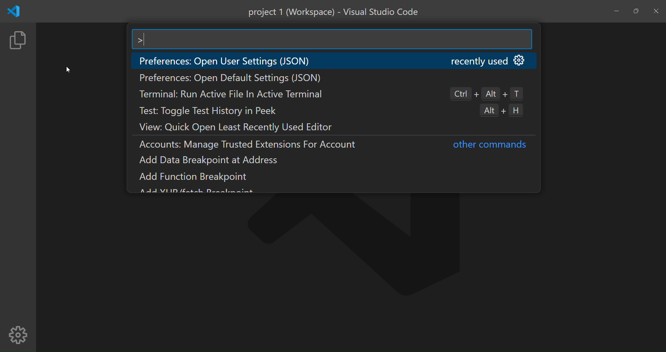 This screenshot has width=666, height=352. What do you see at coordinates (486, 61) in the screenshot?
I see `recently used` at bounding box center [486, 61].